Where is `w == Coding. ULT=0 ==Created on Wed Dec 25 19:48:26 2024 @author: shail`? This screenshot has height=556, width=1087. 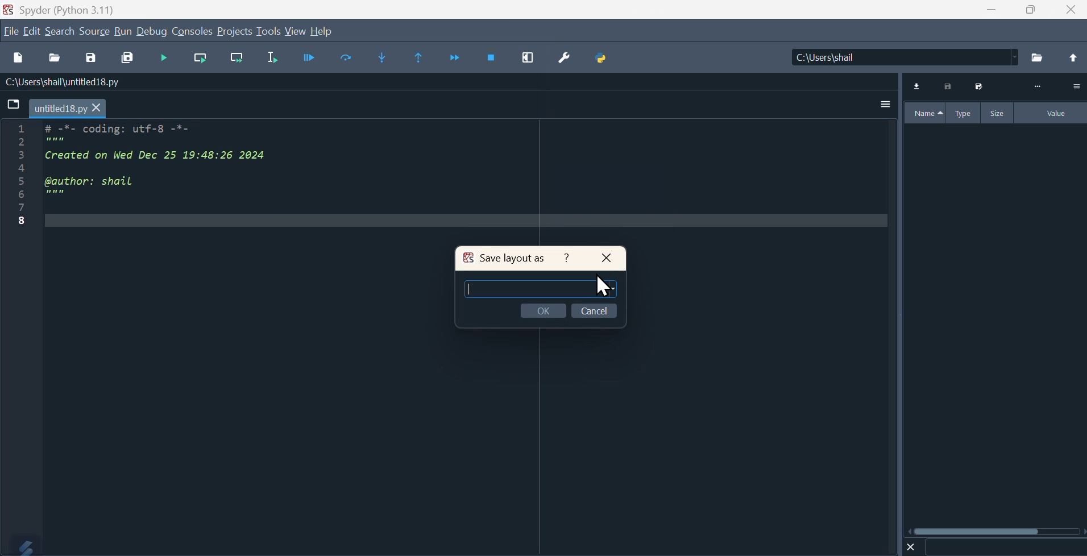 w == Coding. ULT=0 ==Created on Wed Dec 25 19:48:26 2024 @author: shail is located at coordinates (142, 184).